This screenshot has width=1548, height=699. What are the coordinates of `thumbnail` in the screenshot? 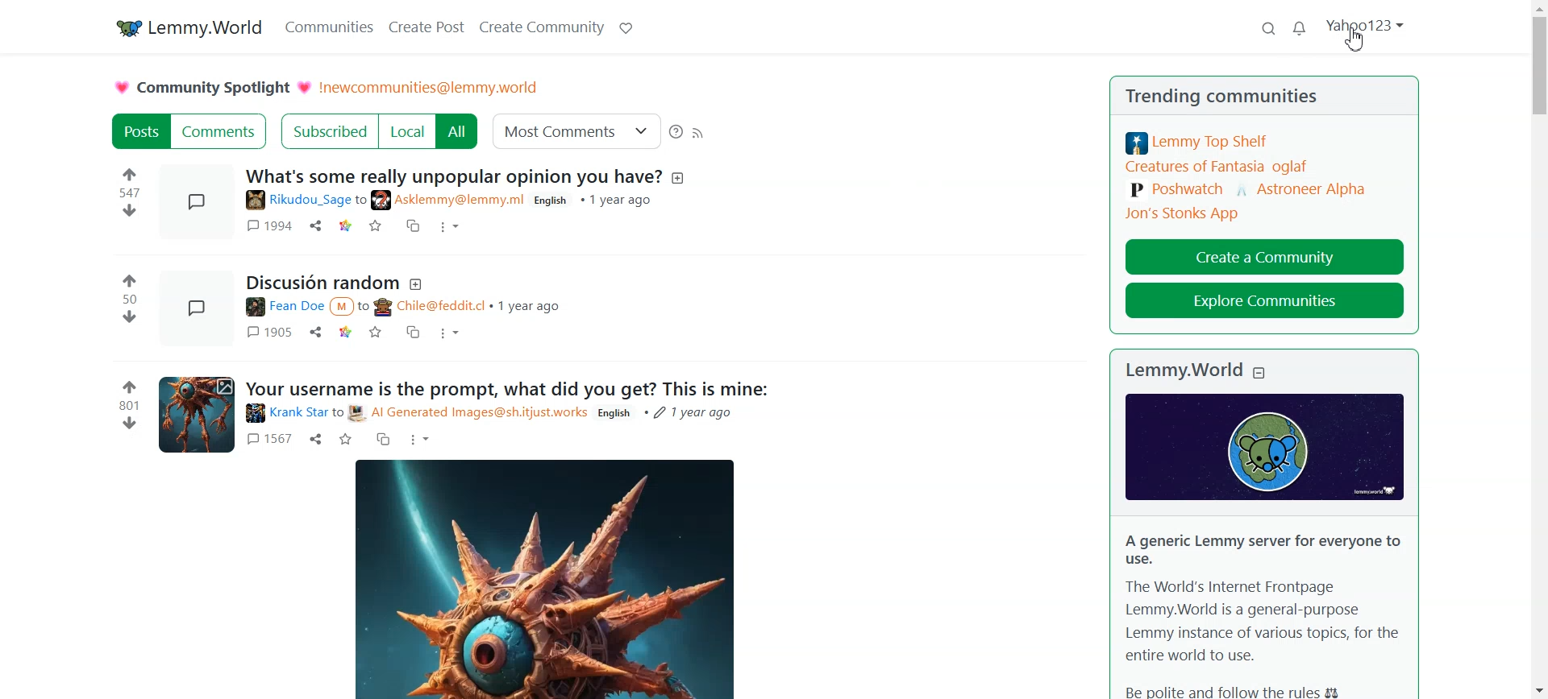 It's located at (197, 413).